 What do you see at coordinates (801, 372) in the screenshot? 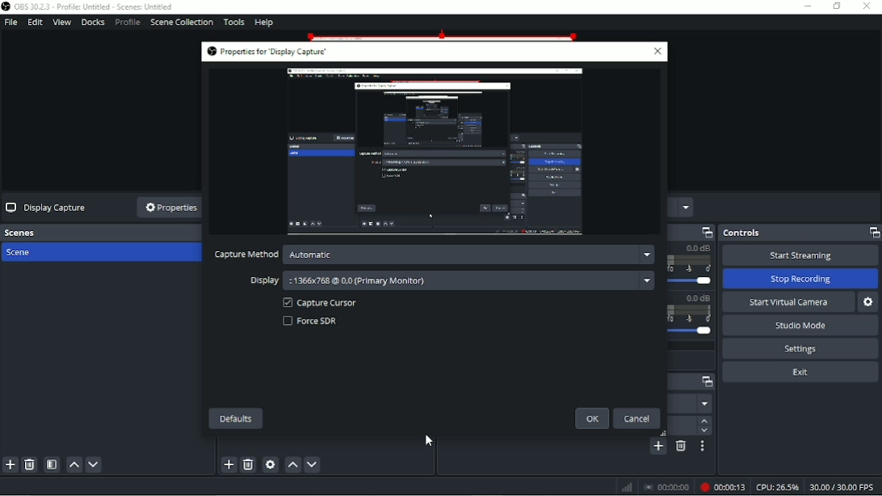
I see `Exit` at bounding box center [801, 372].